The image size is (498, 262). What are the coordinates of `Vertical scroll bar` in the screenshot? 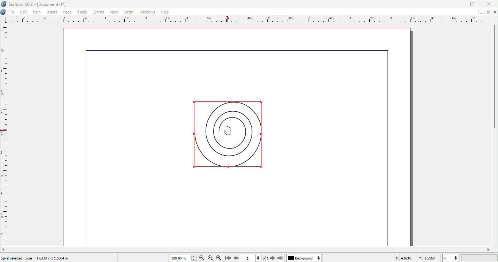 It's located at (495, 76).